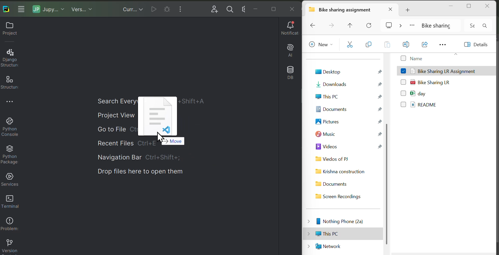 Image resolution: width=499 pixels, height=255 pixels. What do you see at coordinates (372, 25) in the screenshot?
I see `Reload` at bounding box center [372, 25].